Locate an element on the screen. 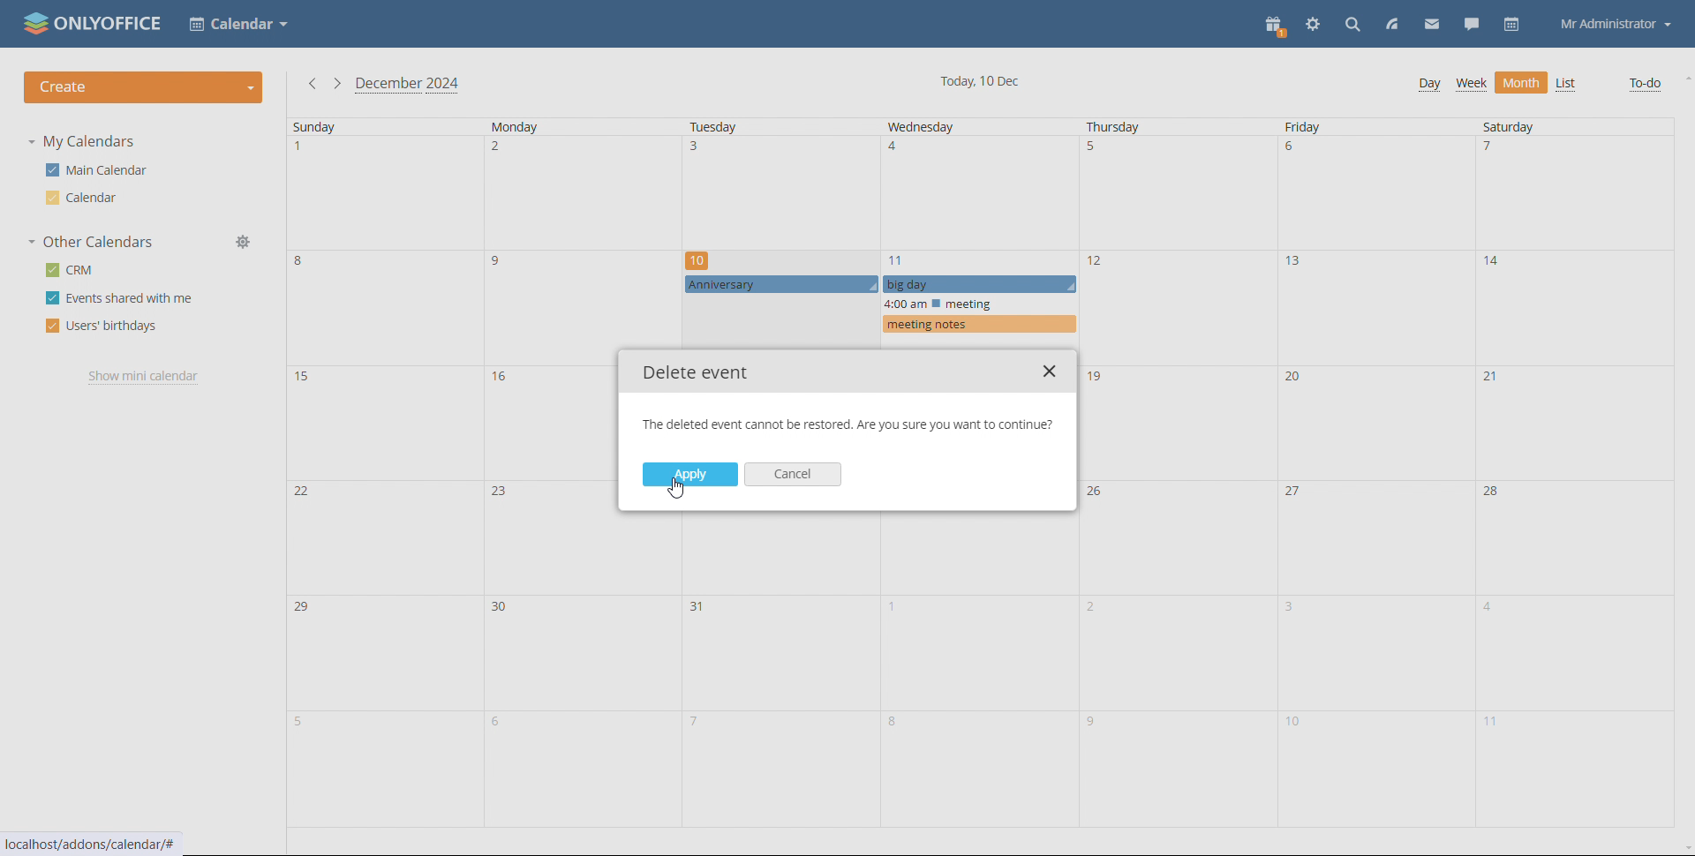 This screenshot has width=1695, height=856. main calendar is located at coordinates (100, 169).